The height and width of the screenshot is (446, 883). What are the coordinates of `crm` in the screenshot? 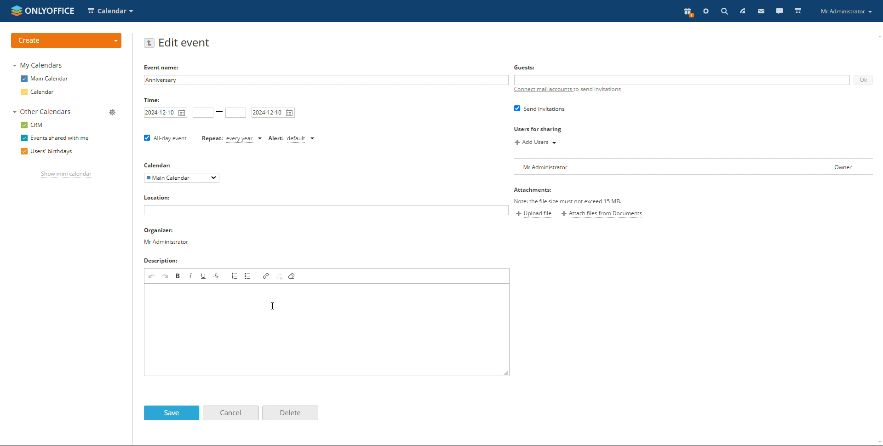 It's located at (32, 126).